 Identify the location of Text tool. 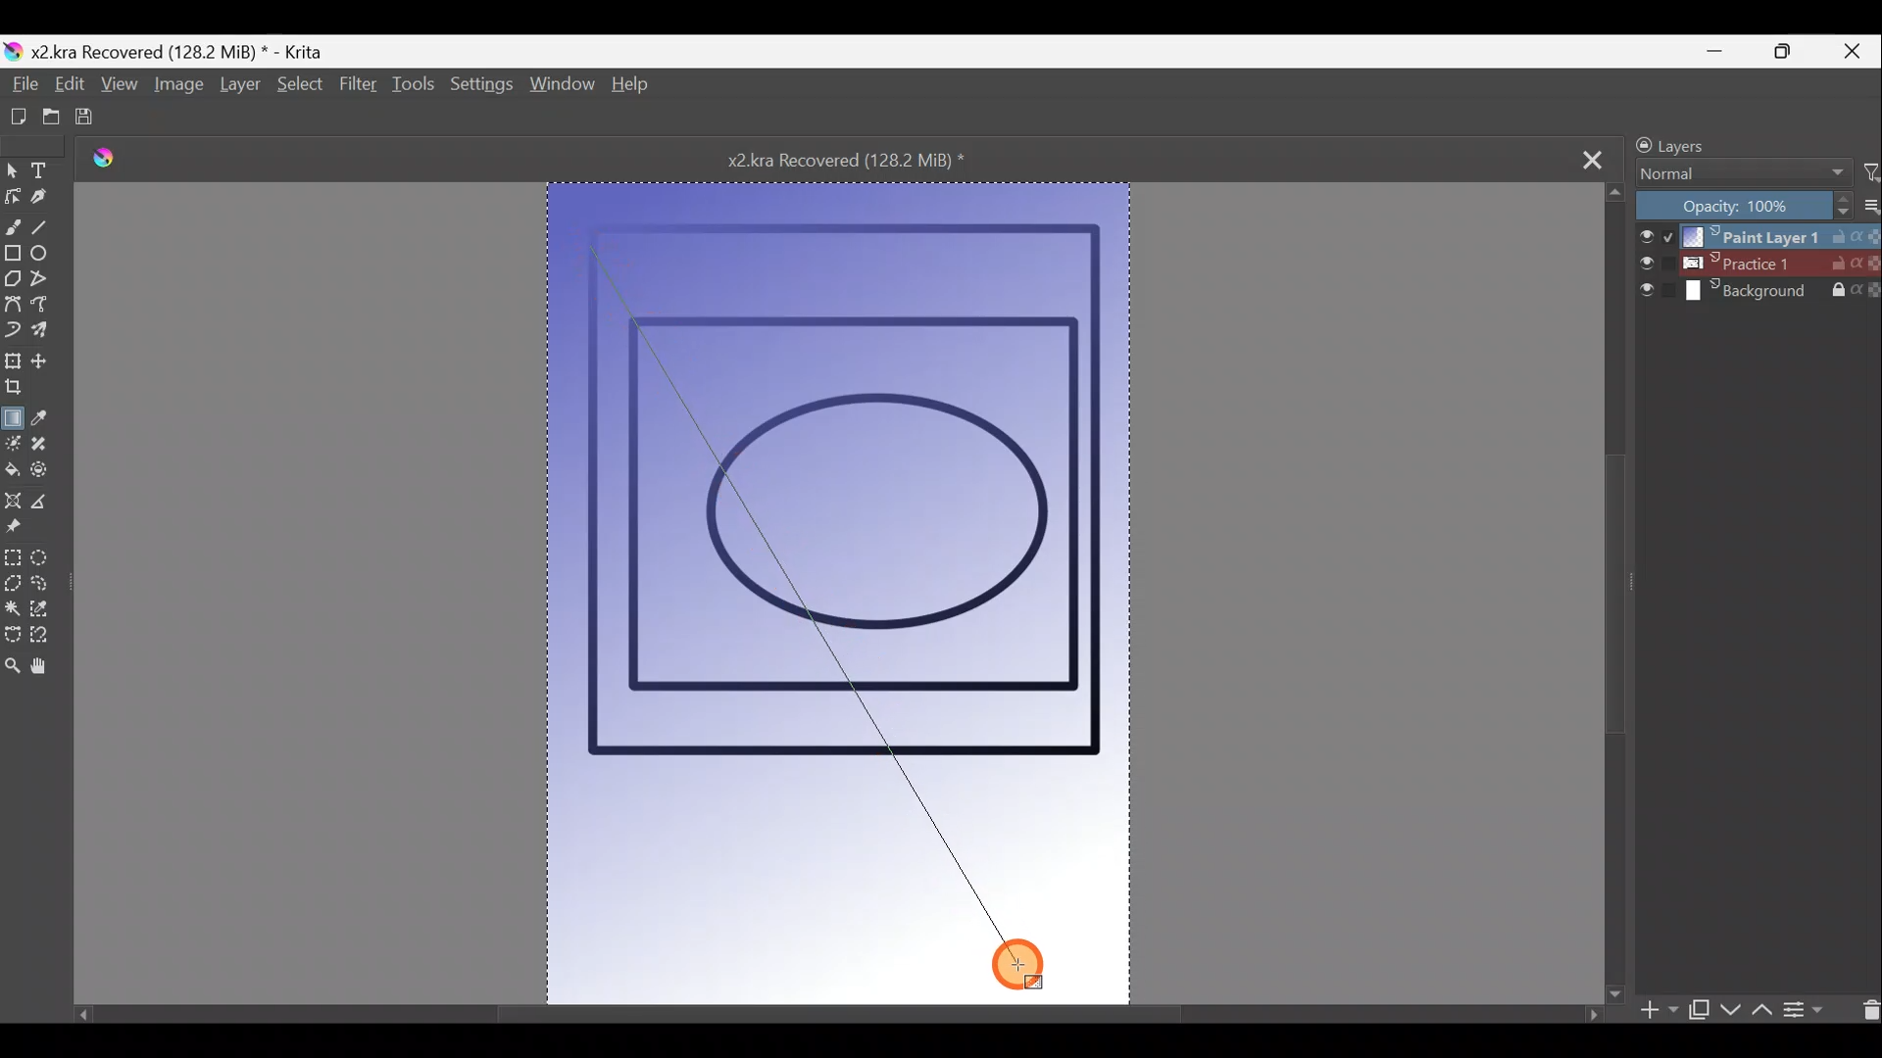
(45, 170).